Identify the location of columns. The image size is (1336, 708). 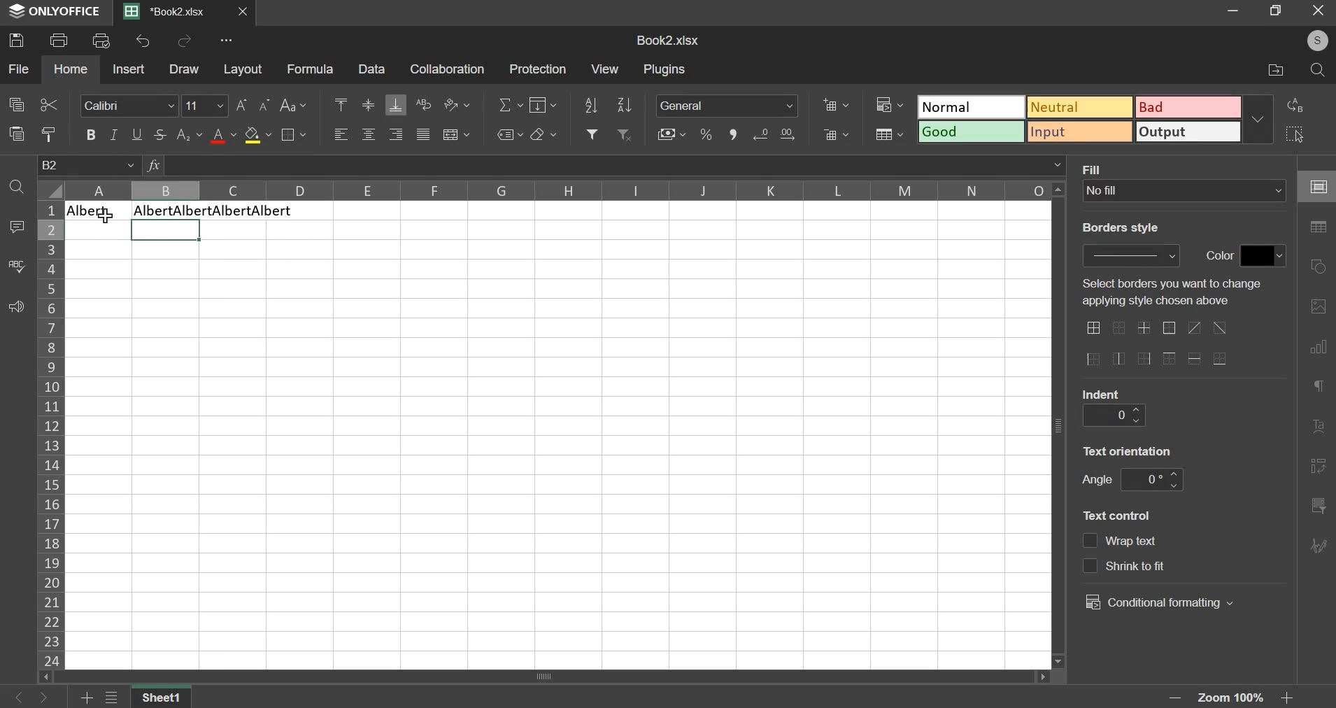
(557, 190).